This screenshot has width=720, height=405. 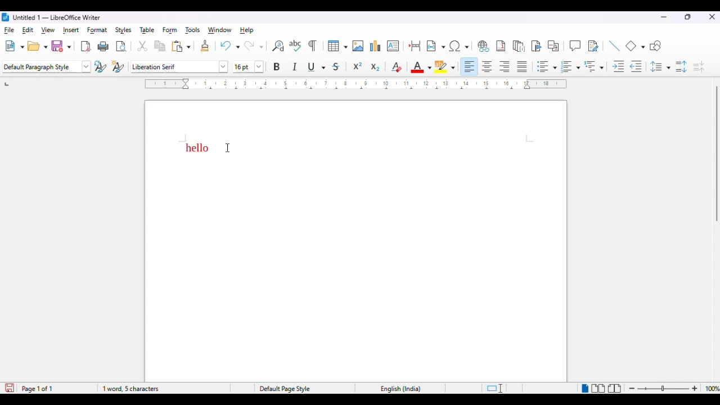 What do you see at coordinates (295, 66) in the screenshot?
I see `italic` at bounding box center [295, 66].